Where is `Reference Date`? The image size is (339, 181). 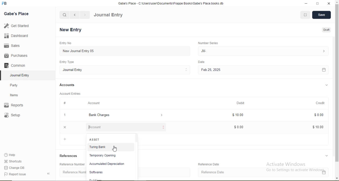 Reference Date is located at coordinates (212, 164).